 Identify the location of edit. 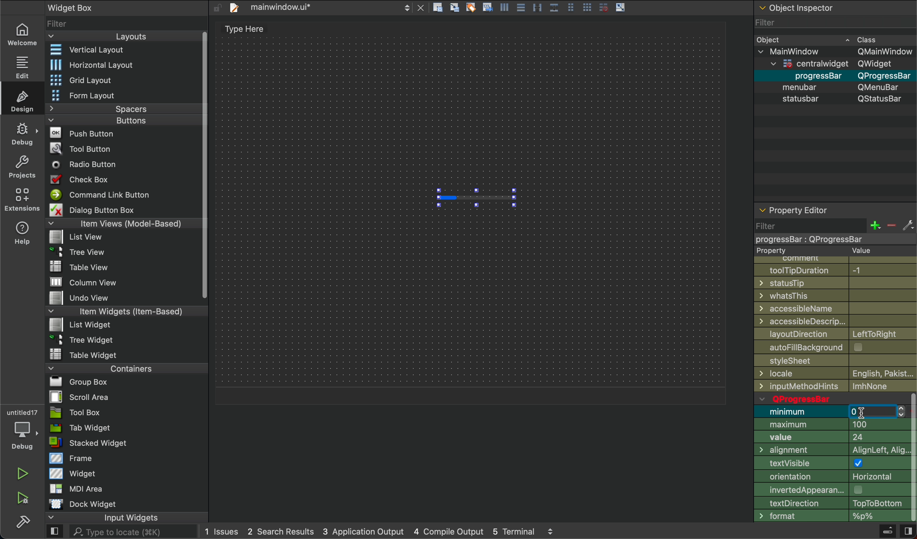
(21, 66).